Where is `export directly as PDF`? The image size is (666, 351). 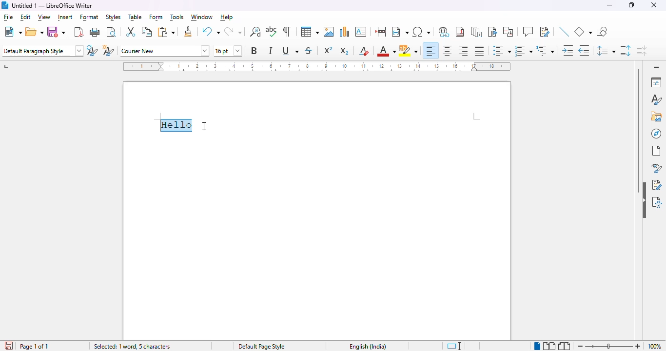
export directly as PDF is located at coordinates (79, 32).